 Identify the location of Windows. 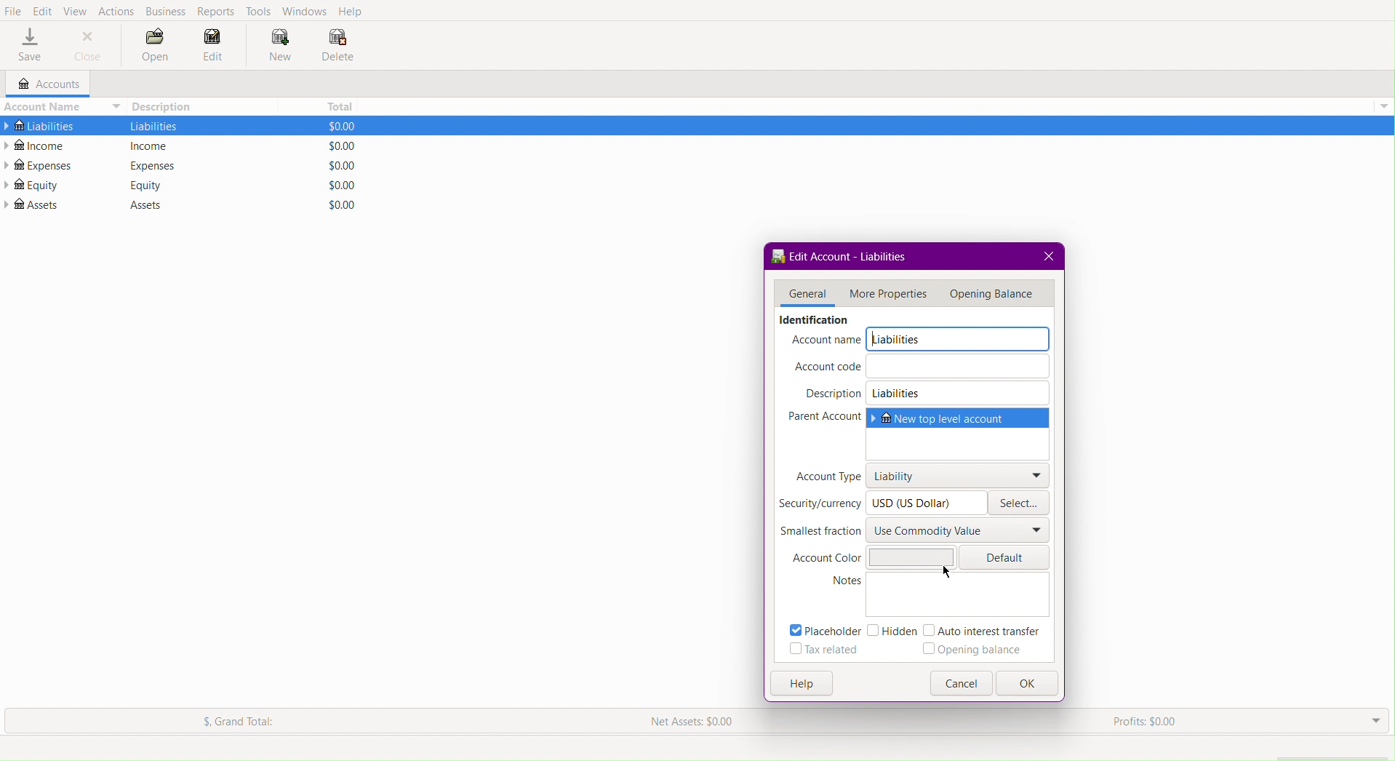
(304, 10).